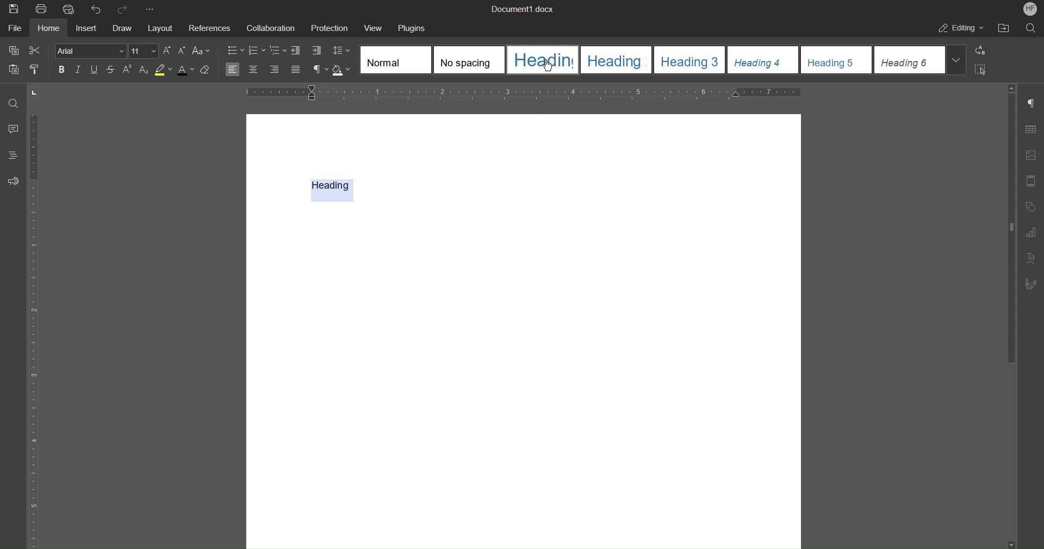 The height and width of the screenshot is (549, 1044). I want to click on Redo, so click(123, 9).